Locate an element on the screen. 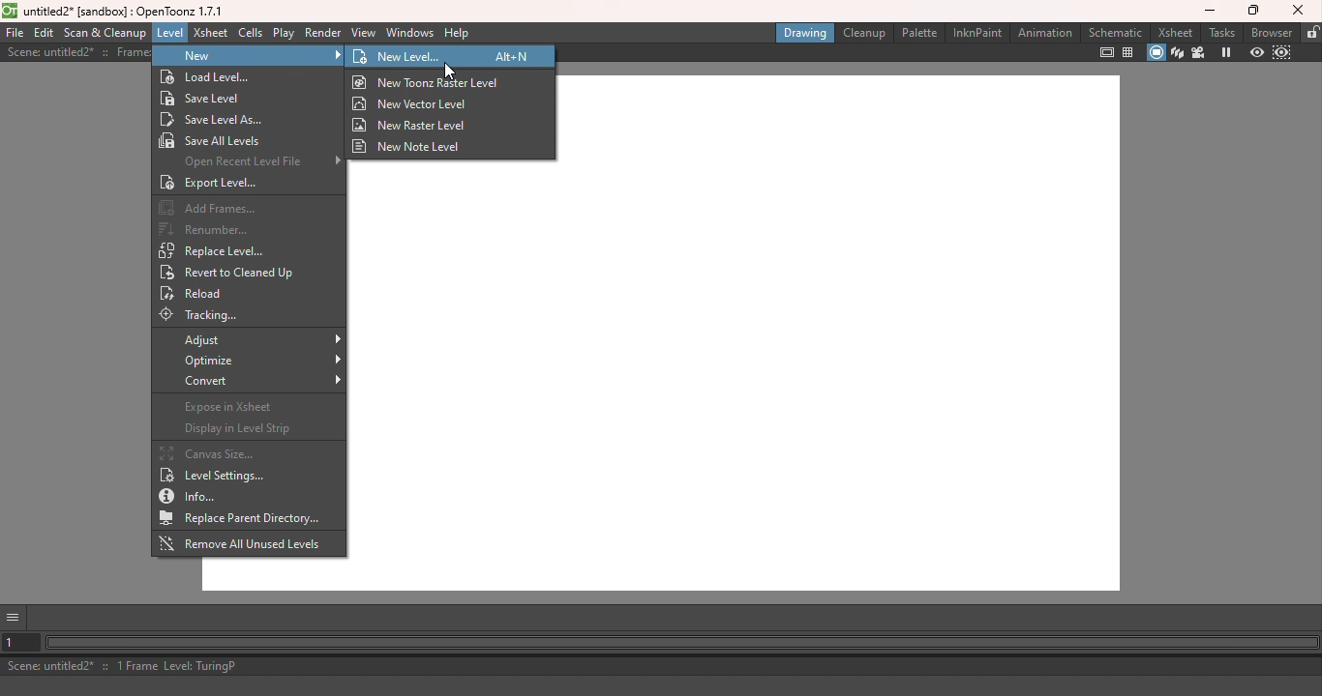  Convert is located at coordinates (259, 383).